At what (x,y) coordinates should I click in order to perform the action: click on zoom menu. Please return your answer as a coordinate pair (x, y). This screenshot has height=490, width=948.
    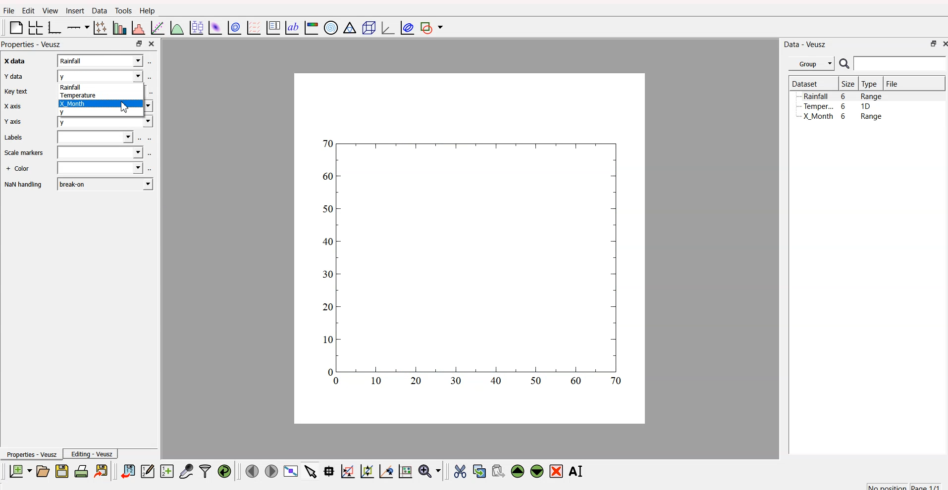
    Looking at the image, I should click on (430, 470).